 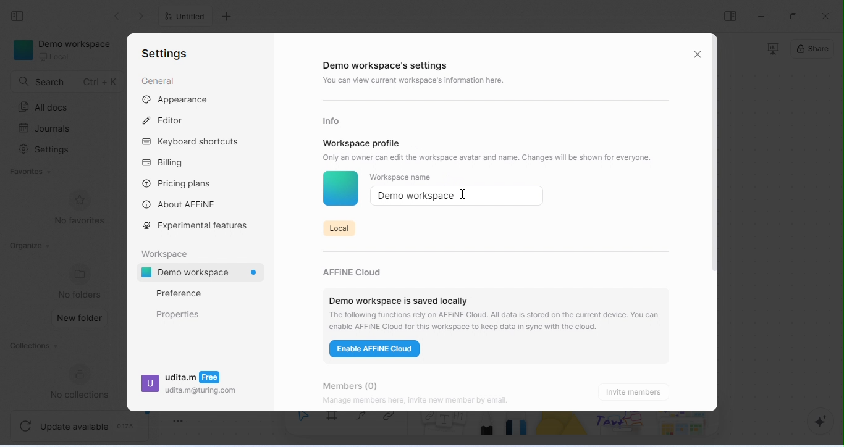 I want to click on arrows and more, so click(x=682, y=425).